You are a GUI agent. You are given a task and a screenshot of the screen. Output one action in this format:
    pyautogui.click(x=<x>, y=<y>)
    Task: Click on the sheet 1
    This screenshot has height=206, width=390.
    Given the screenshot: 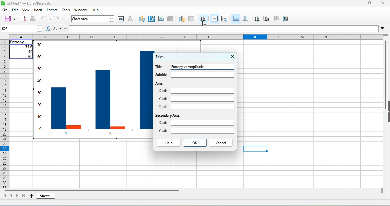 What is the action you would take?
    pyautogui.click(x=47, y=196)
    